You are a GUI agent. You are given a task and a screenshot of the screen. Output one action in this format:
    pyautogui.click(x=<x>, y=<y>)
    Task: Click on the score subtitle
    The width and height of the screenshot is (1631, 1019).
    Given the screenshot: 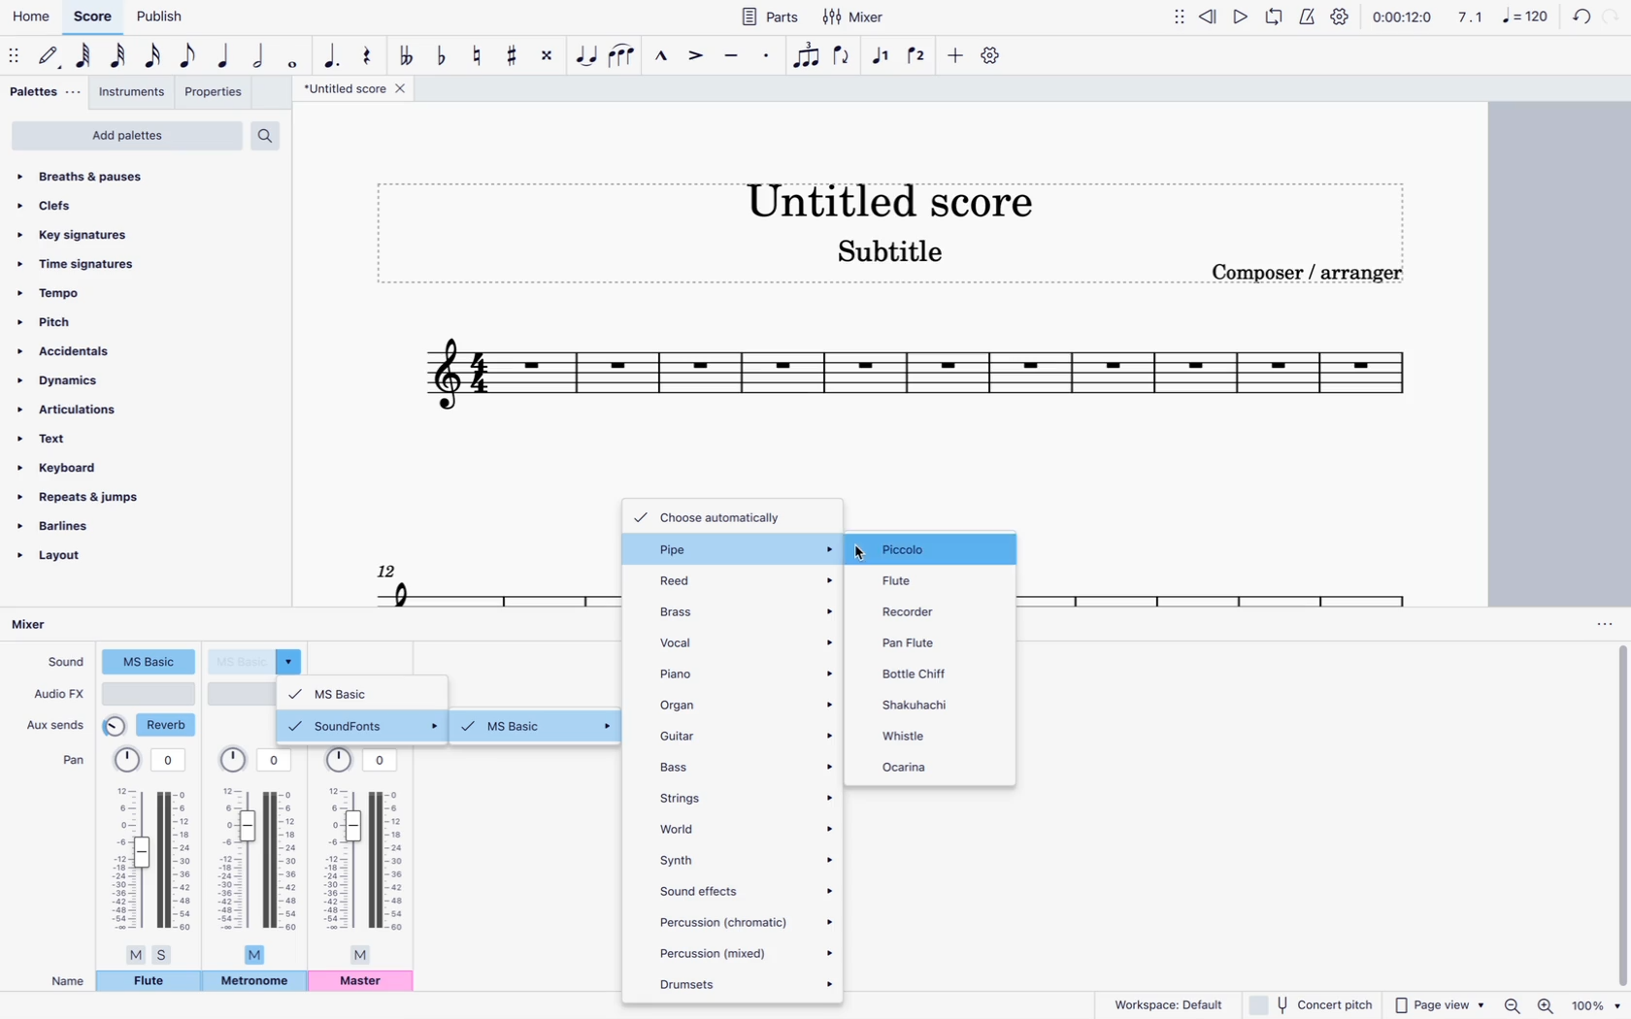 What is the action you would take?
    pyautogui.click(x=901, y=251)
    